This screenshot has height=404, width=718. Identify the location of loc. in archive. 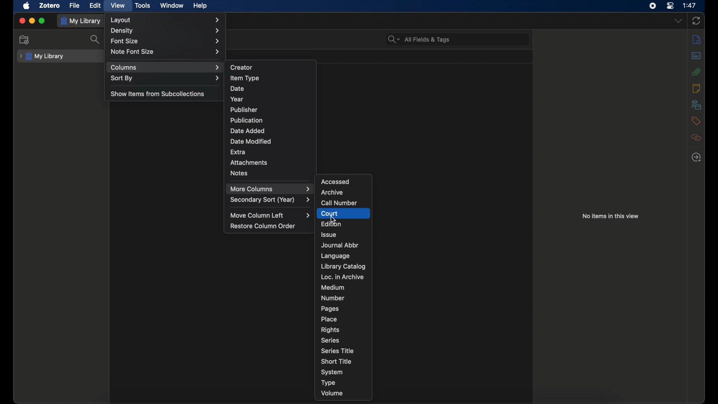
(342, 277).